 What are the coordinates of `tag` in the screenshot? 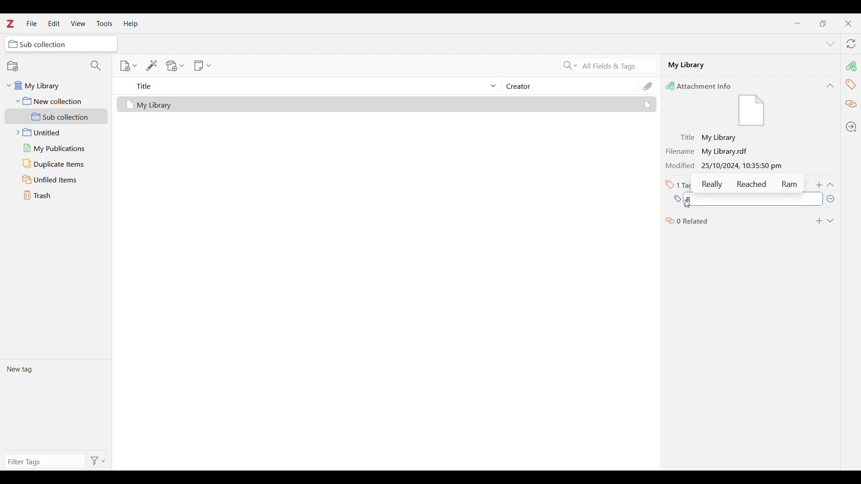 It's located at (851, 84).